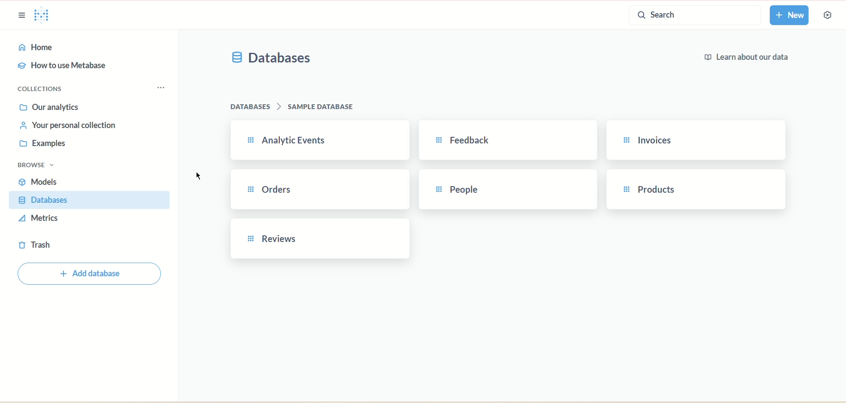 This screenshot has height=403, width=846. I want to click on people, so click(512, 190).